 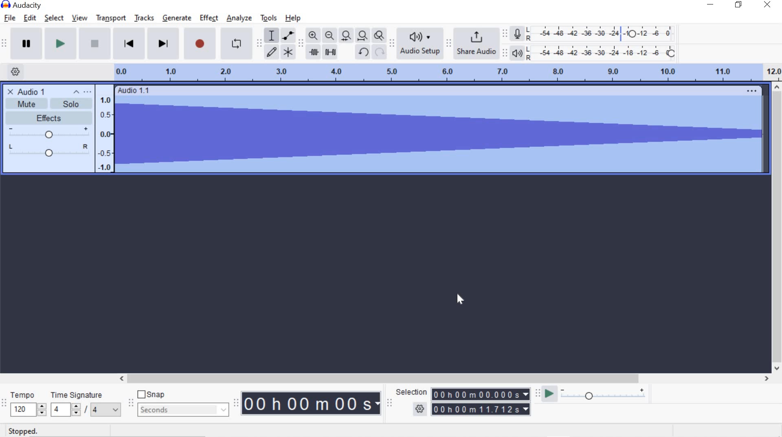 What do you see at coordinates (183, 409) in the screenshot?
I see `seconds` at bounding box center [183, 409].